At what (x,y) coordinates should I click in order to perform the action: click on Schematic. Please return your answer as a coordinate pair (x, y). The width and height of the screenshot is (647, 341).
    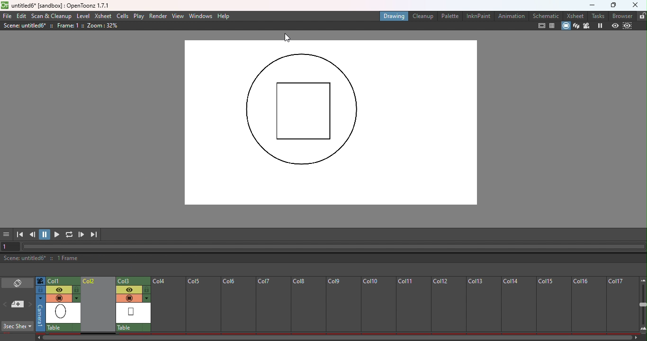
    Looking at the image, I should click on (546, 15).